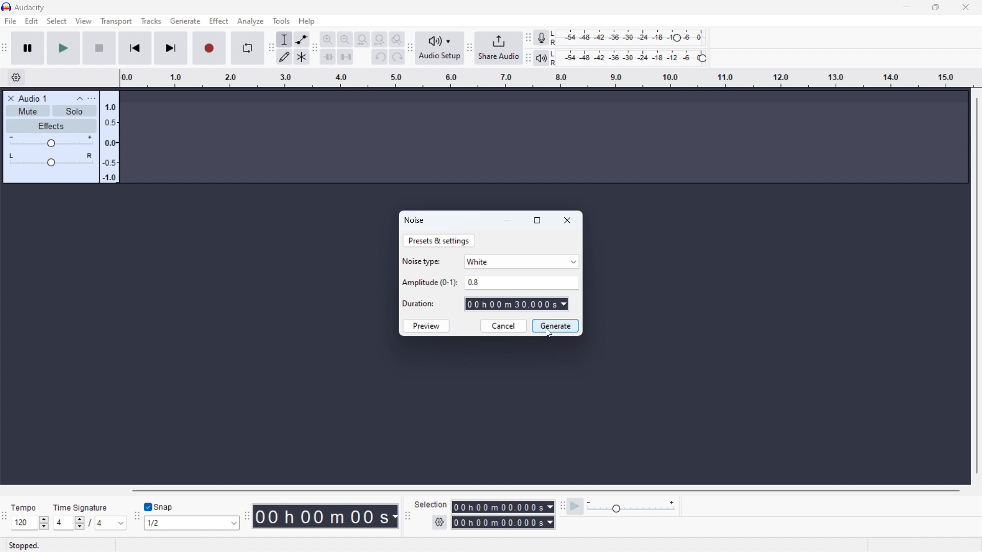 The image size is (982, 552). What do you see at coordinates (185, 21) in the screenshot?
I see `Generate` at bounding box center [185, 21].